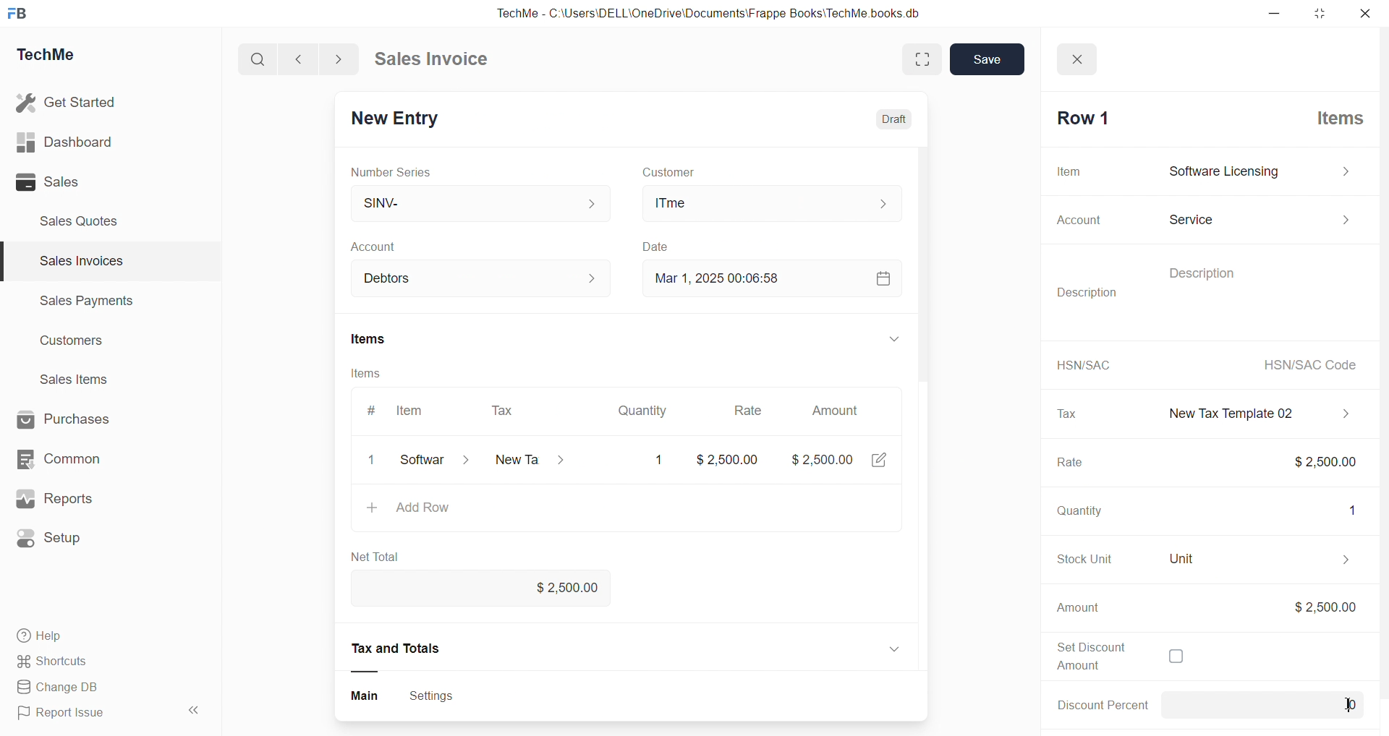 This screenshot has width=1389, height=736. What do you see at coordinates (57, 544) in the screenshot?
I see `@ Setup` at bounding box center [57, 544].